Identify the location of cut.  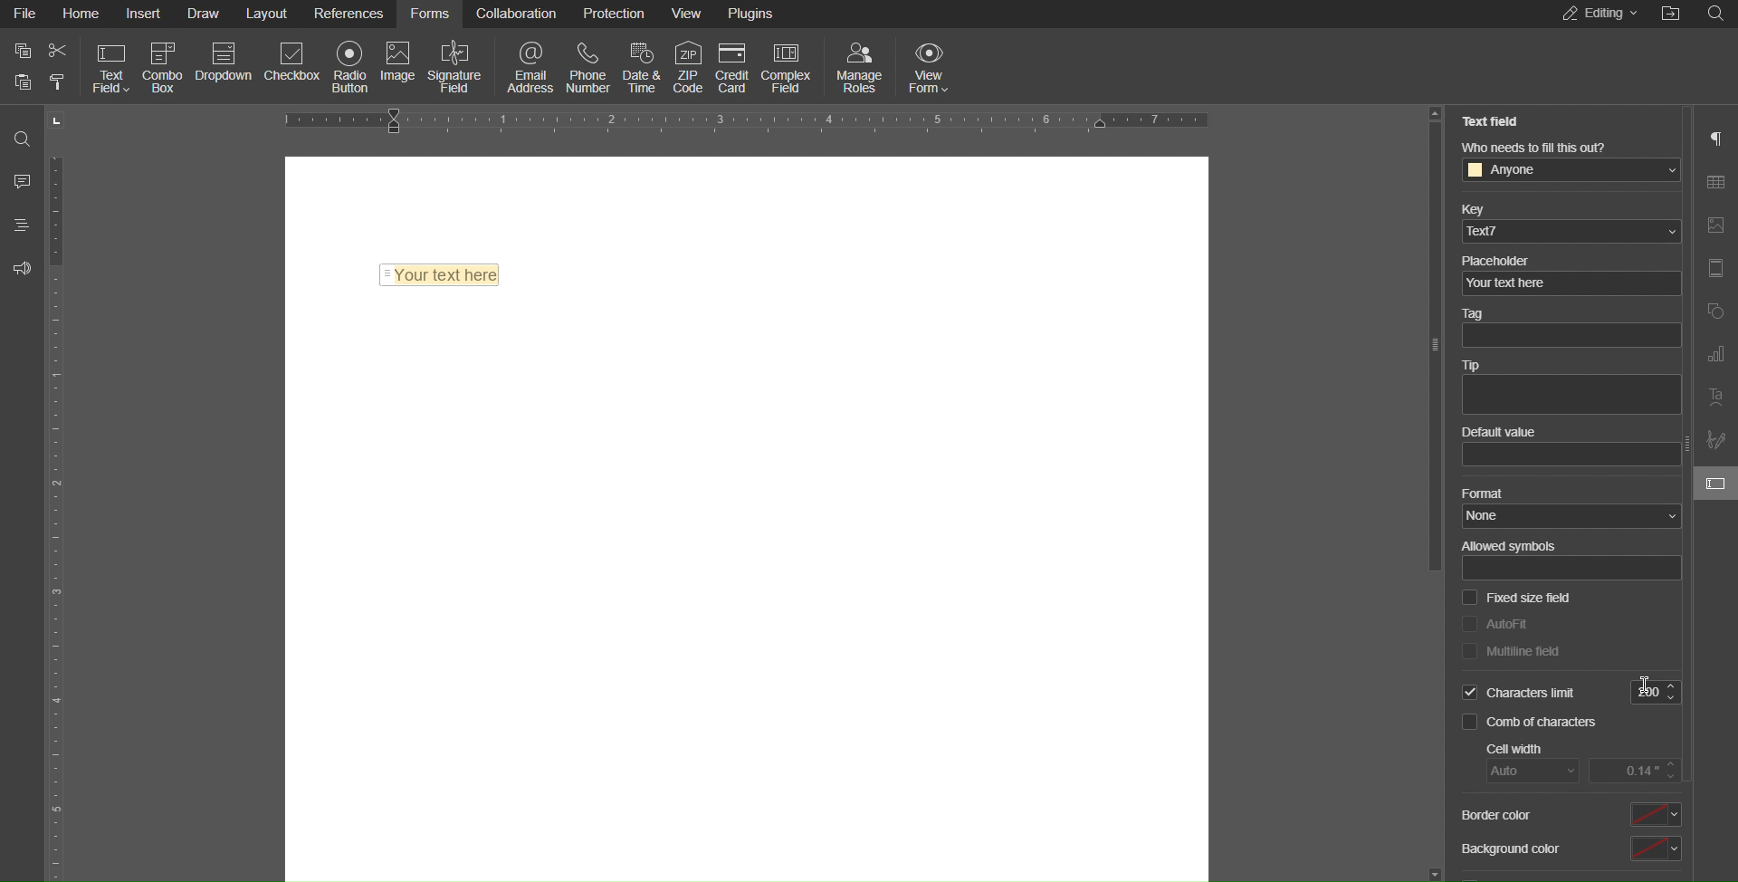
(59, 51).